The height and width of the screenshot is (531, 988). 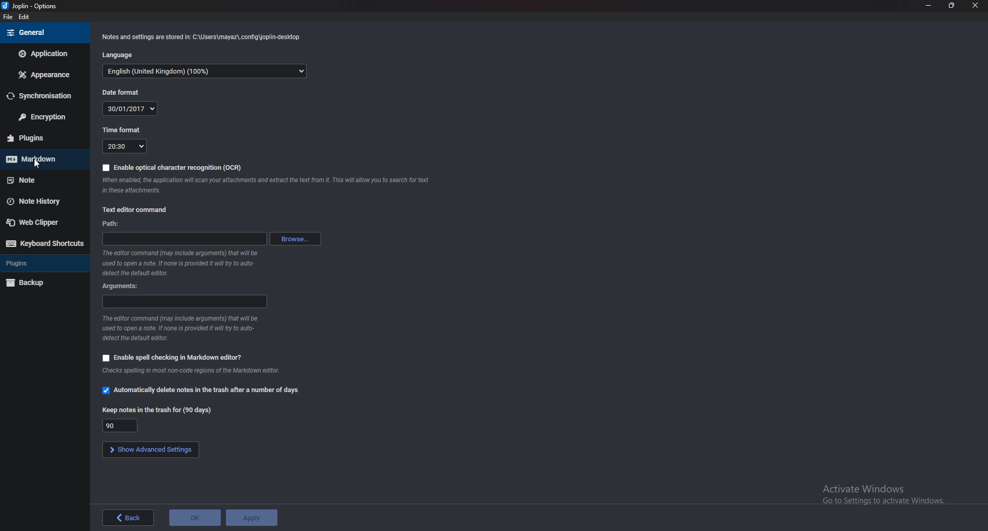 I want to click on close, so click(x=976, y=5).